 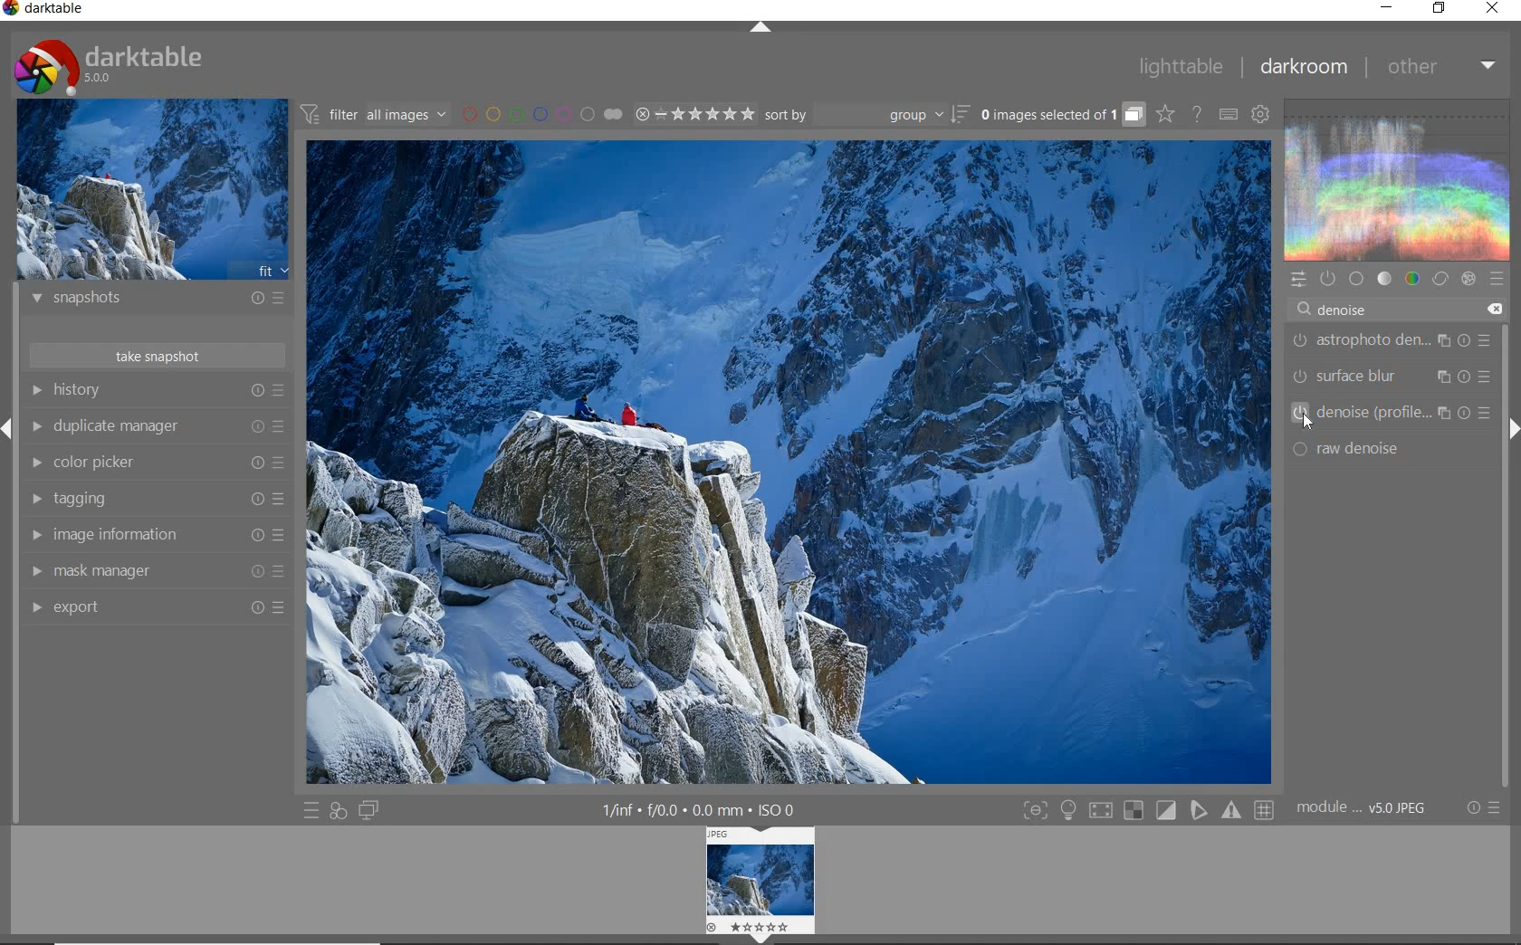 What do you see at coordinates (542, 113) in the screenshot?
I see `filter images by color labels` at bounding box center [542, 113].